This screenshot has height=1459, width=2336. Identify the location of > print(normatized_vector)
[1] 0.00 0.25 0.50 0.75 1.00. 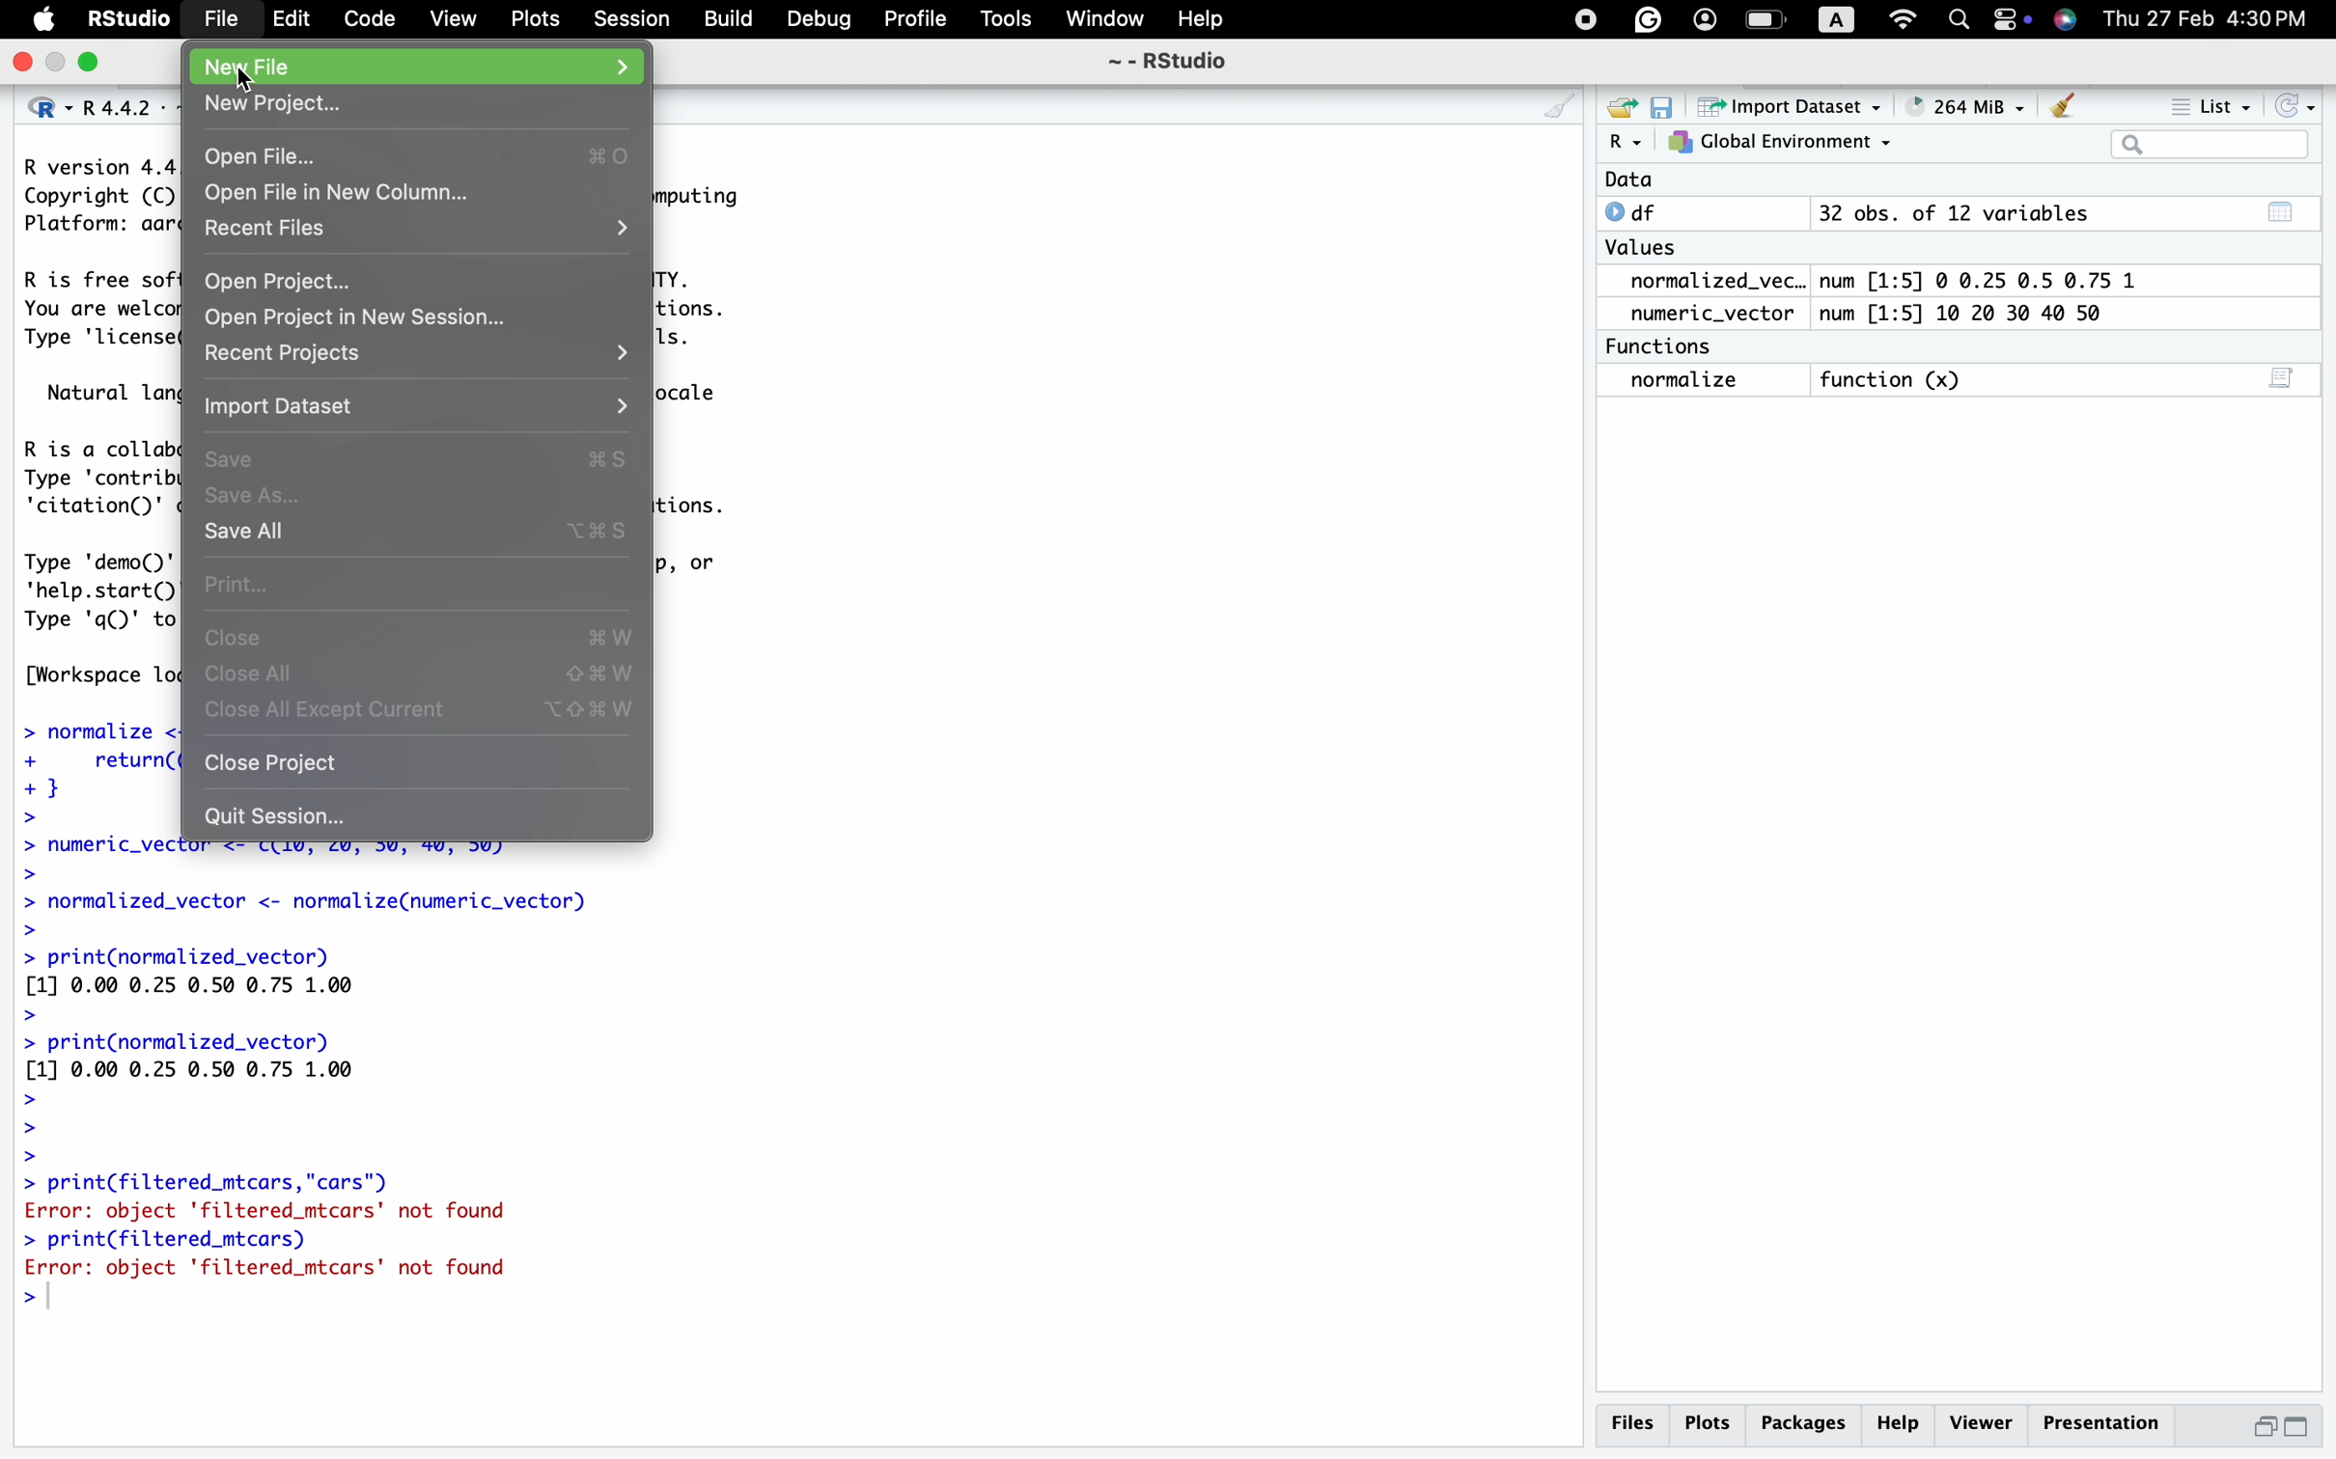
(215, 985).